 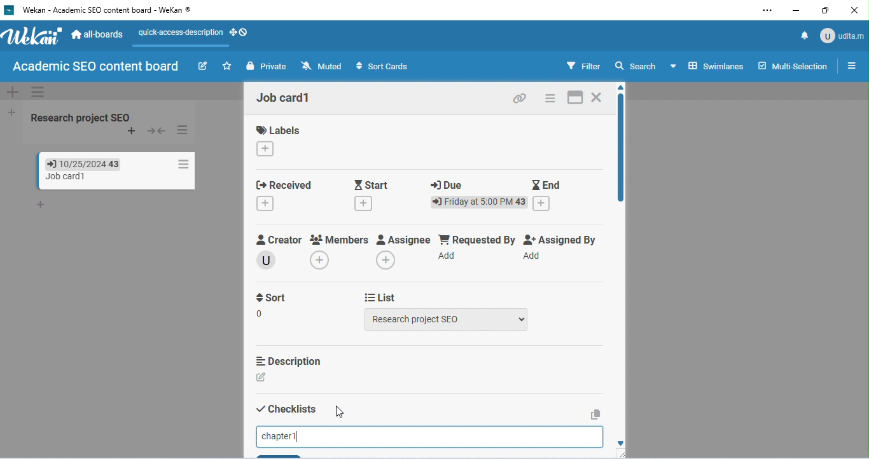 What do you see at coordinates (286, 98) in the screenshot?
I see `card name` at bounding box center [286, 98].